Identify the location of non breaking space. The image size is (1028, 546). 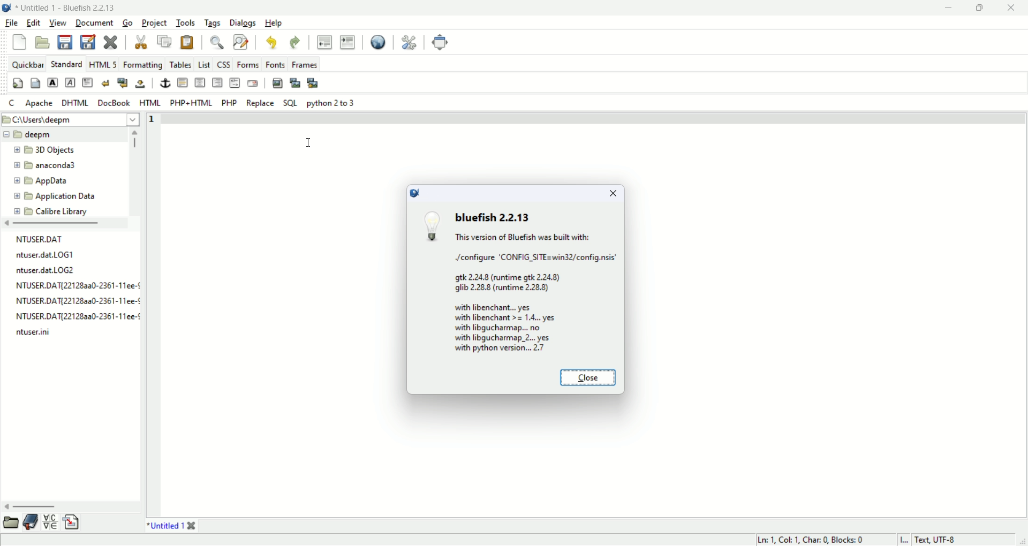
(141, 82).